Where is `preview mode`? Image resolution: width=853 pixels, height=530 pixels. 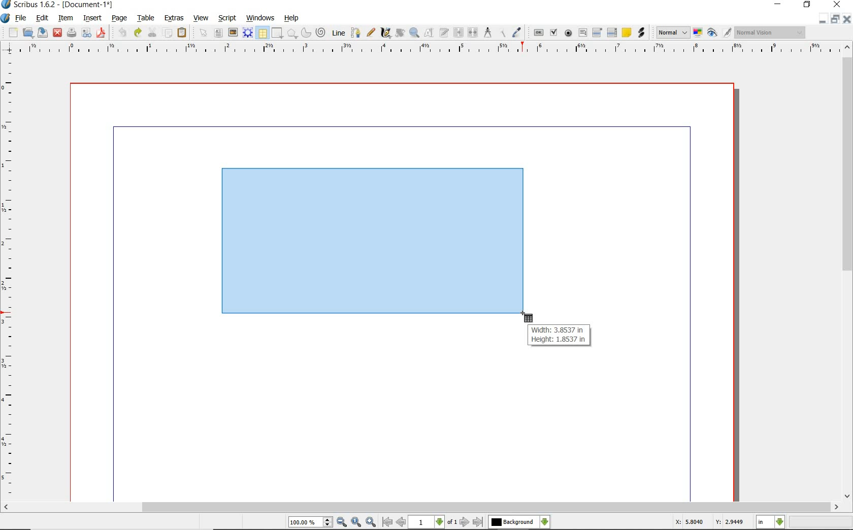
preview mode is located at coordinates (712, 34).